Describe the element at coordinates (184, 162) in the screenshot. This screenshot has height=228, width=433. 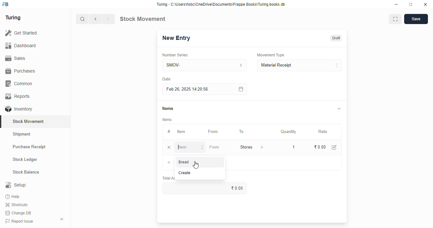
I see `bread` at that location.